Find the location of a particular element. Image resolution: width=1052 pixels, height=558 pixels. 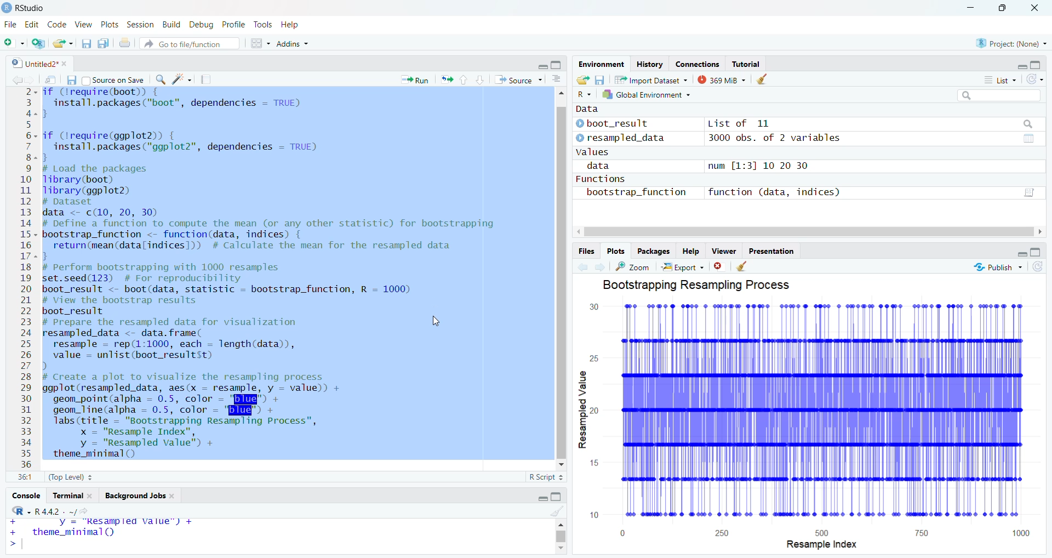

 Go to file/function is located at coordinates (191, 43).